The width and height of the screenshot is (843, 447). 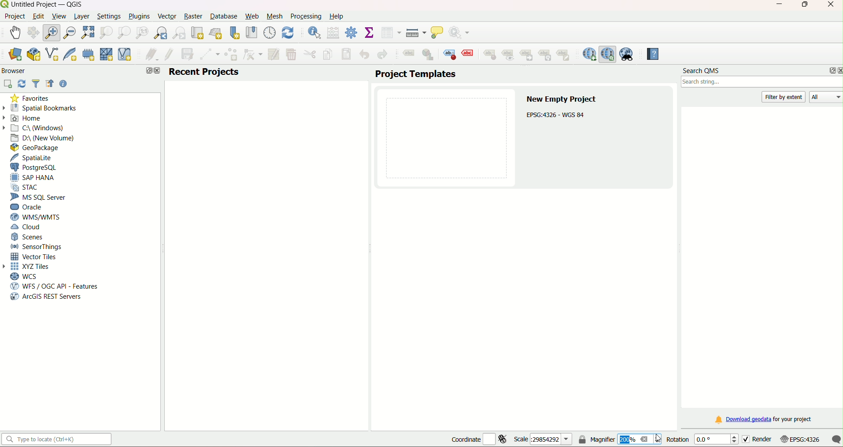 I want to click on rotation, so click(x=701, y=440).